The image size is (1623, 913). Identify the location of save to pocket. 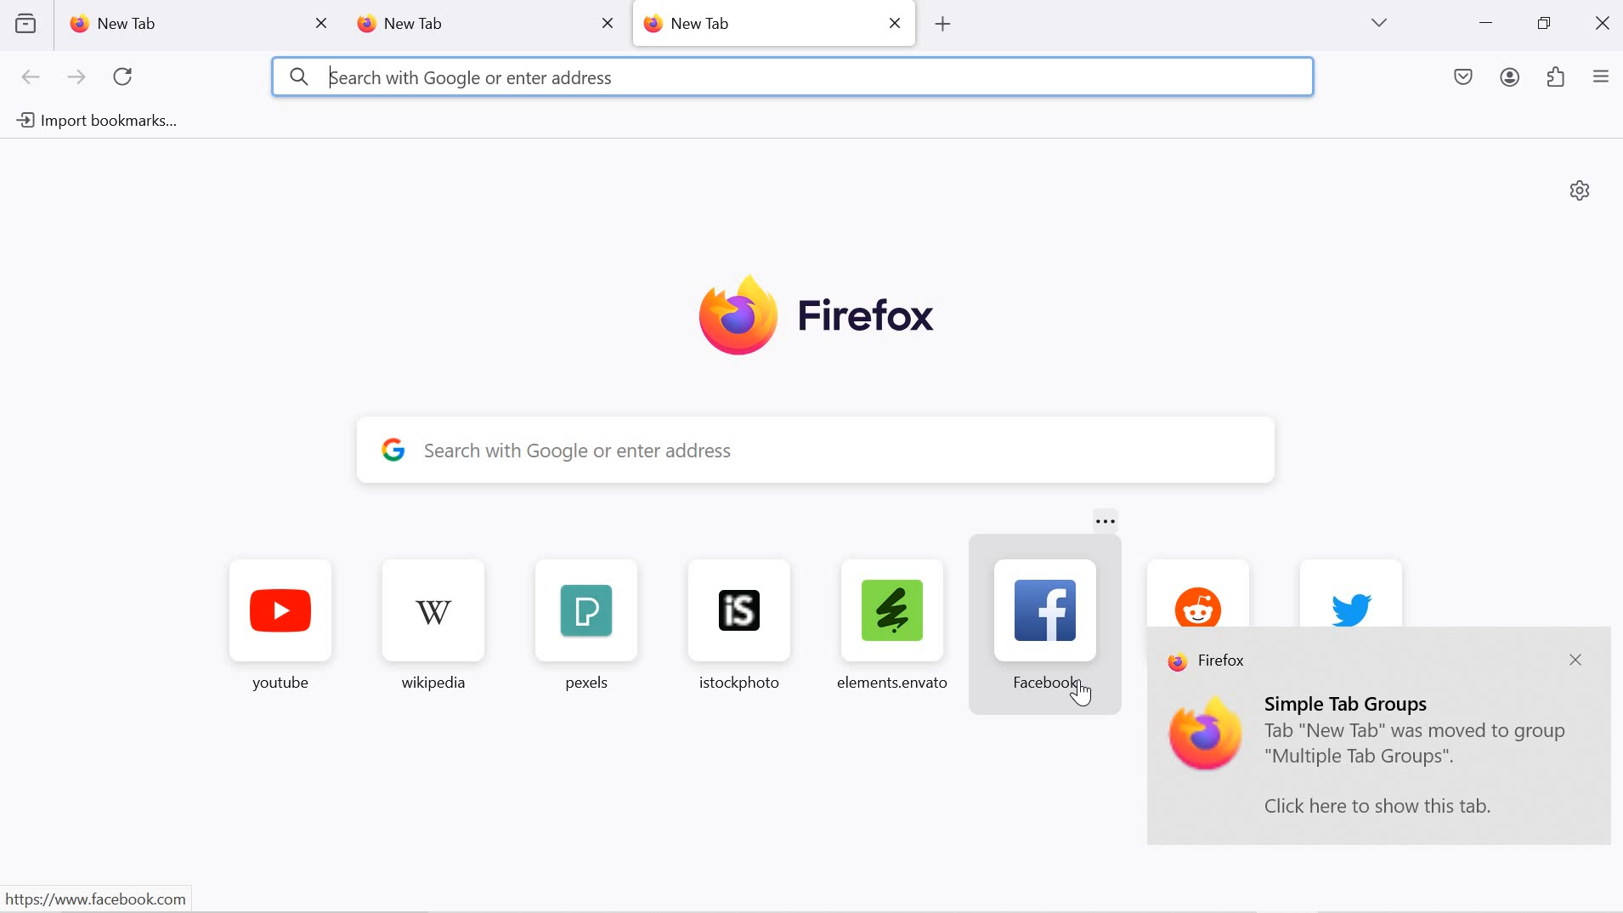
(1465, 79).